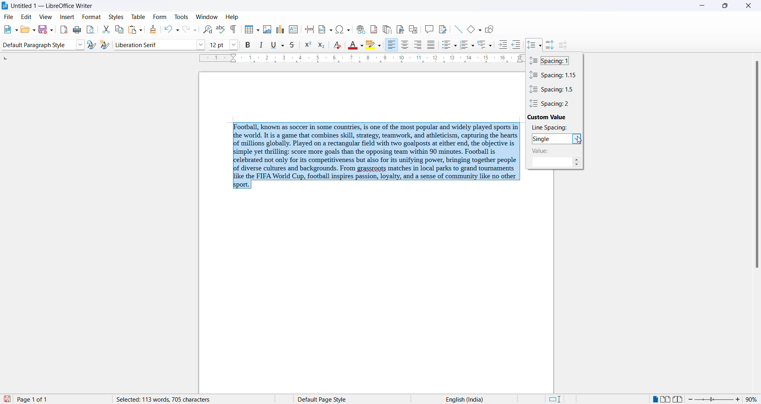  Describe the element at coordinates (756, 166) in the screenshot. I see `scrollbar` at that location.